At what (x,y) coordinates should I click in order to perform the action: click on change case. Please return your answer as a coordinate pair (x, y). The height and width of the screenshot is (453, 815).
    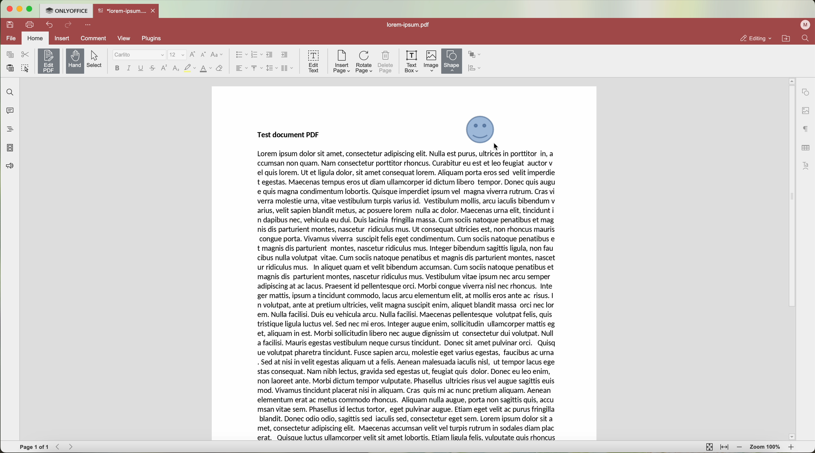
    Looking at the image, I should click on (217, 54).